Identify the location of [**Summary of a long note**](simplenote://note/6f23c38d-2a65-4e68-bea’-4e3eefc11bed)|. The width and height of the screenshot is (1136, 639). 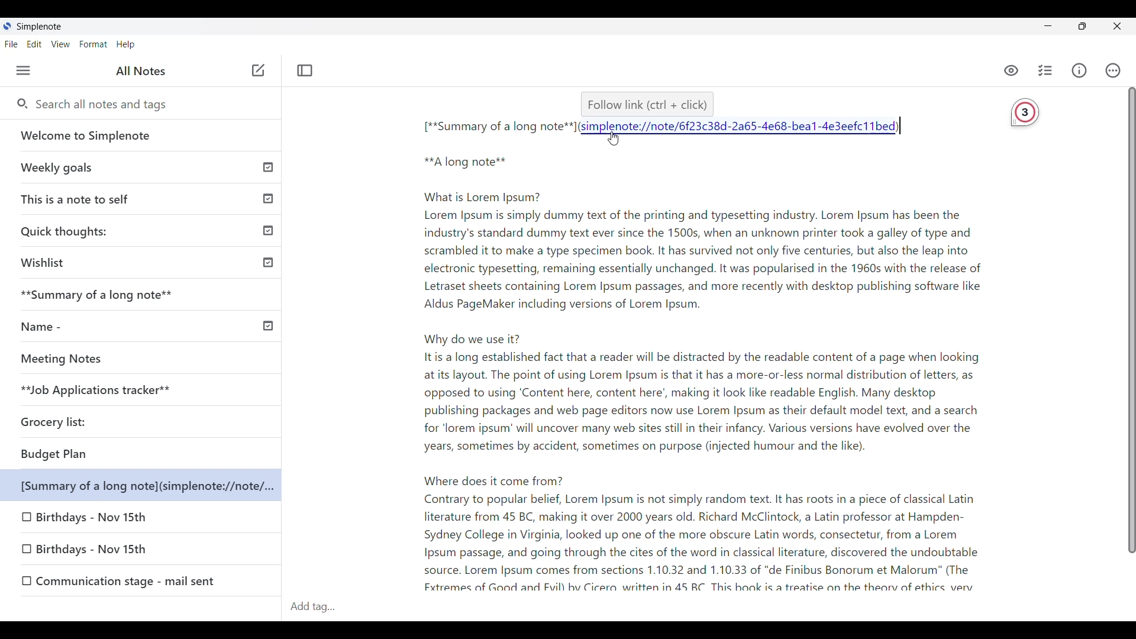
(670, 128).